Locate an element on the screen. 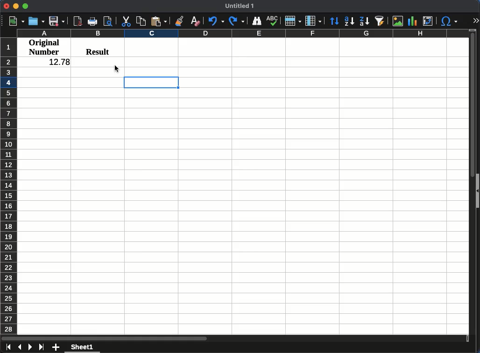 Image resolution: width=480 pixels, height=353 pixels. paste is located at coordinates (158, 21).